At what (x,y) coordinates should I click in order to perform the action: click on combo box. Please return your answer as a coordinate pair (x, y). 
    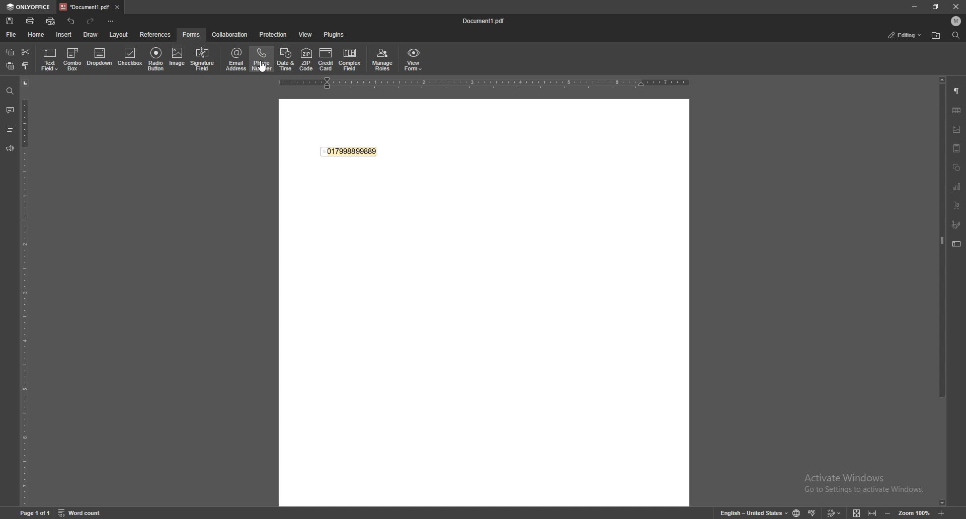
    Looking at the image, I should click on (73, 58).